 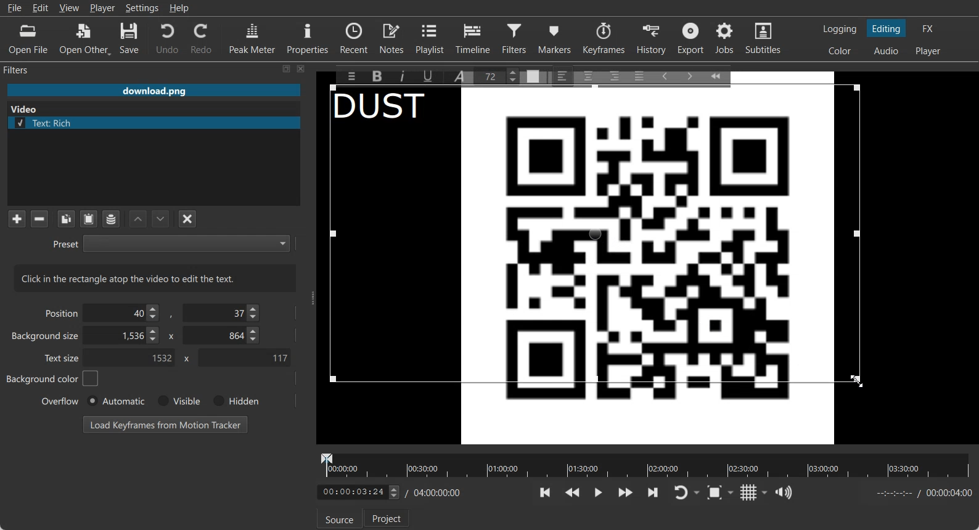 I want to click on Export, so click(x=692, y=38).